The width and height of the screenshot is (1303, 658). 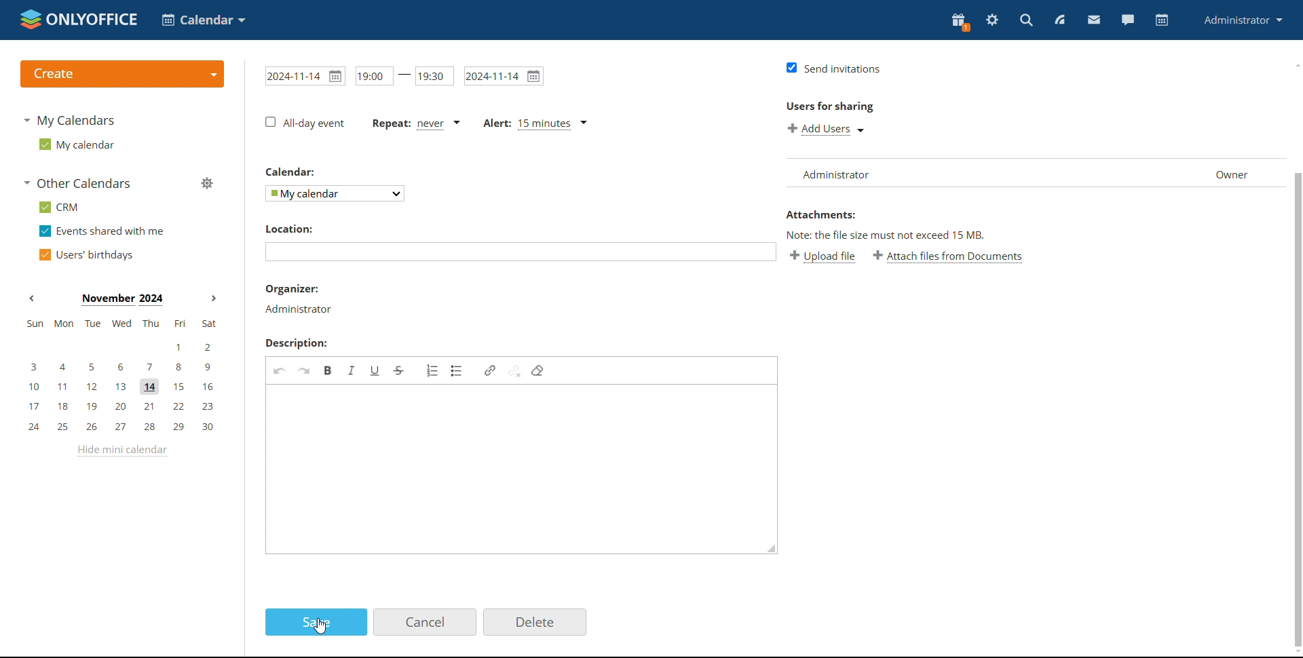 What do you see at coordinates (321, 628) in the screenshot?
I see `cursor` at bounding box center [321, 628].